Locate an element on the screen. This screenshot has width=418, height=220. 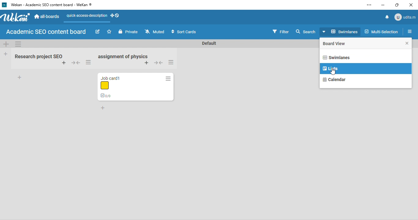
add is located at coordinates (104, 108).